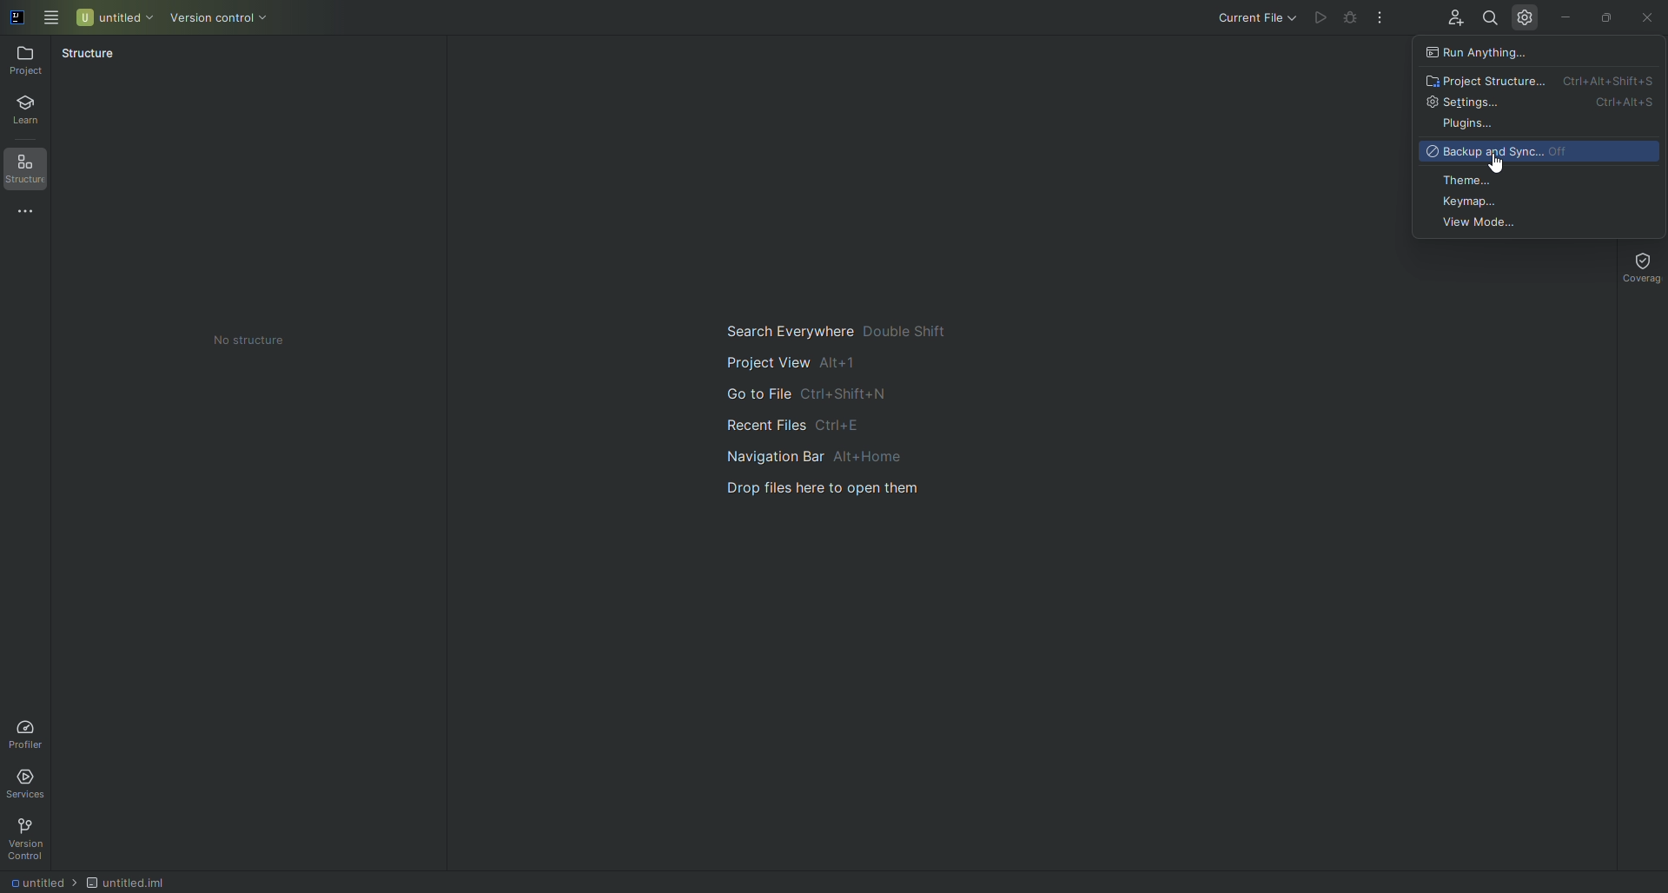 This screenshot has height=893, width=1668. I want to click on Filename, so click(142, 883).